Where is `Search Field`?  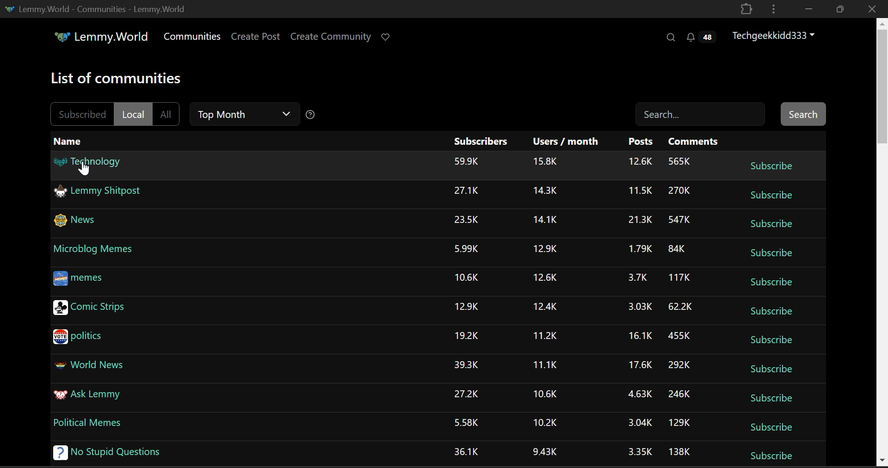
Search Field is located at coordinates (701, 113).